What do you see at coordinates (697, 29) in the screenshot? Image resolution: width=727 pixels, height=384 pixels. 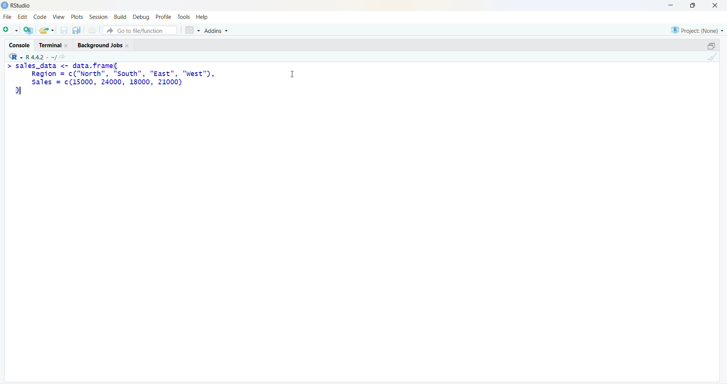 I see `Project: (None)` at bounding box center [697, 29].